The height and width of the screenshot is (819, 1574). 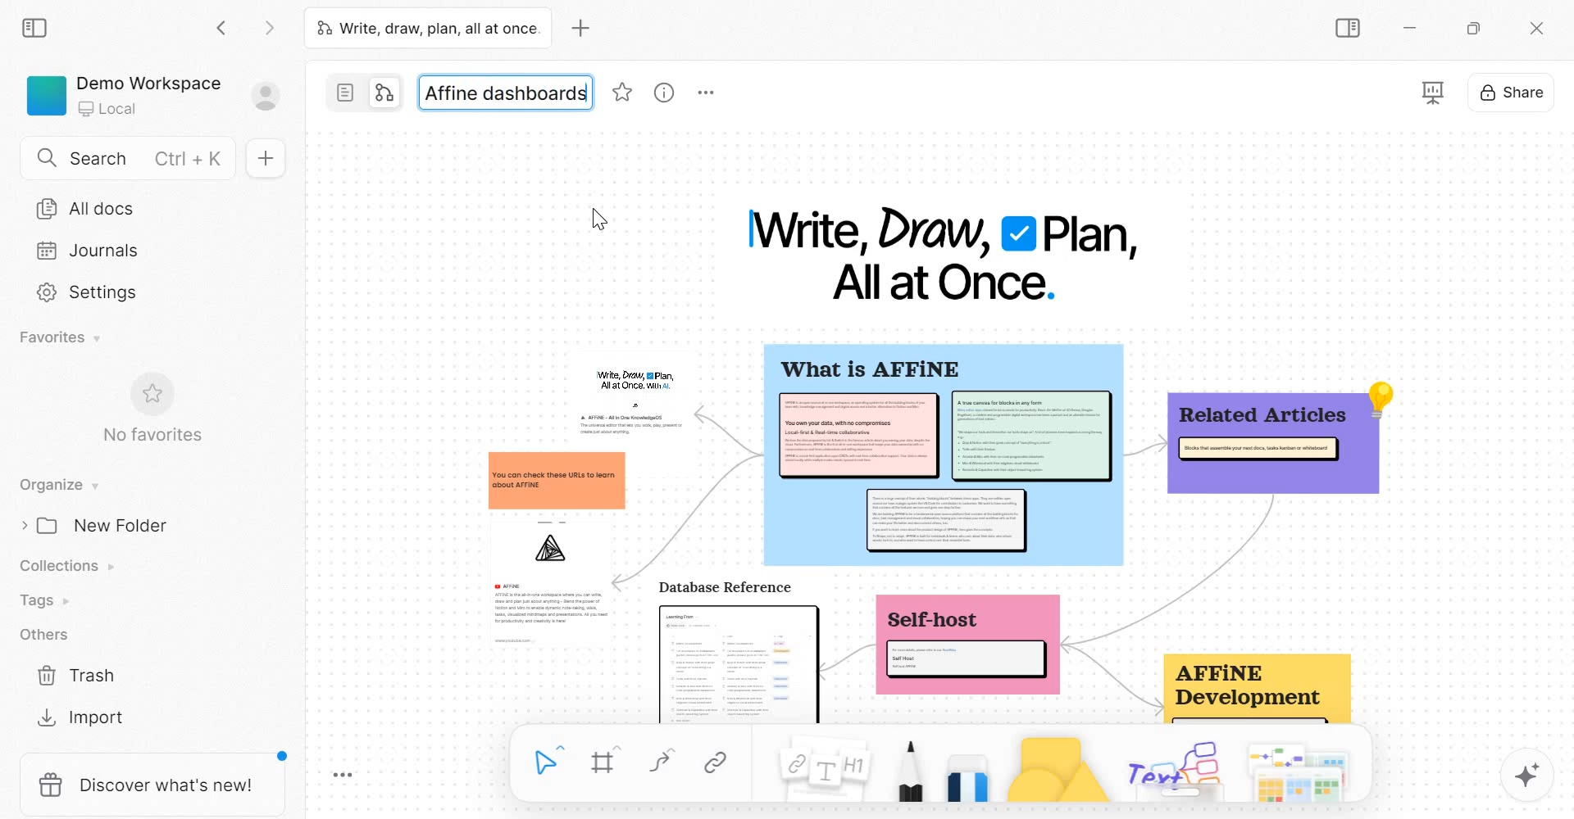 I want to click on others, so click(x=1176, y=770).